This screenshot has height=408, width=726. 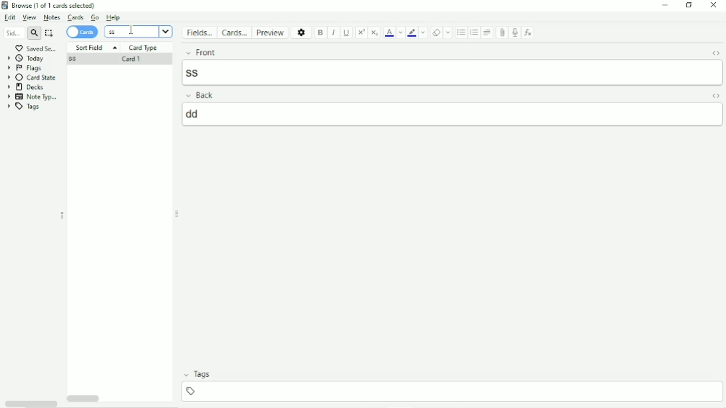 I want to click on Change color, so click(x=424, y=33).